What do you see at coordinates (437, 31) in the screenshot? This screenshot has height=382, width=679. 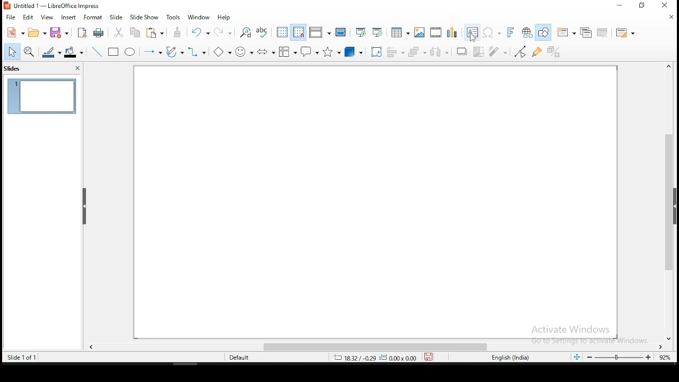 I see `insert audio or video` at bounding box center [437, 31].